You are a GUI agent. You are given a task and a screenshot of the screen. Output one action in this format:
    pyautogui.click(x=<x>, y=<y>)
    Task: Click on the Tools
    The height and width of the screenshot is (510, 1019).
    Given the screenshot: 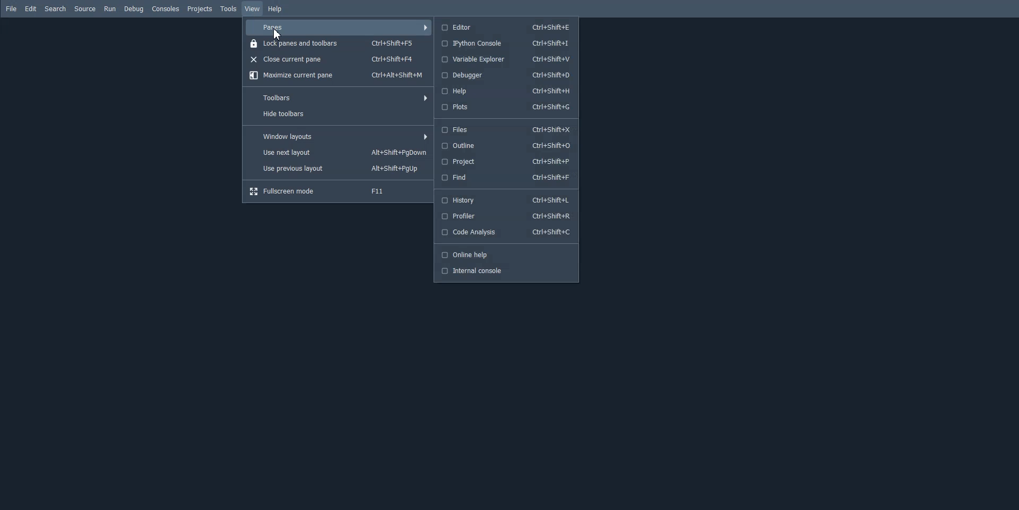 What is the action you would take?
    pyautogui.click(x=228, y=8)
    